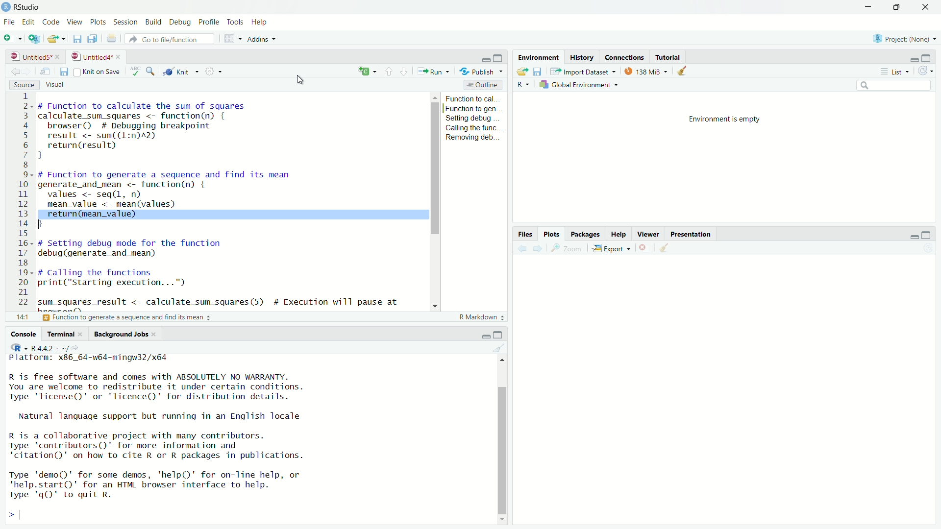  What do you see at coordinates (8, 23) in the screenshot?
I see `File` at bounding box center [8, 23].